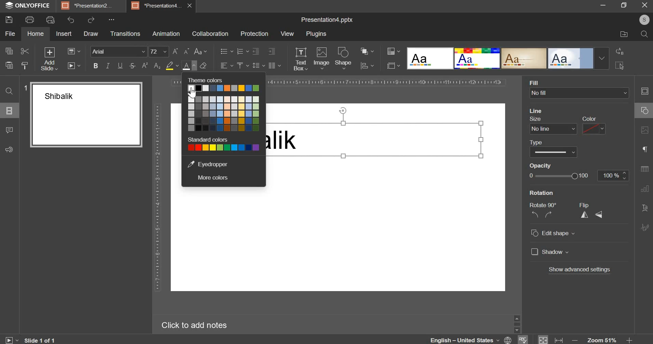 The image size is (653, 344). What do you see at coordinates (73, 66) in the screenshot?
I see `slideshow` at bounding box center [73, 66].